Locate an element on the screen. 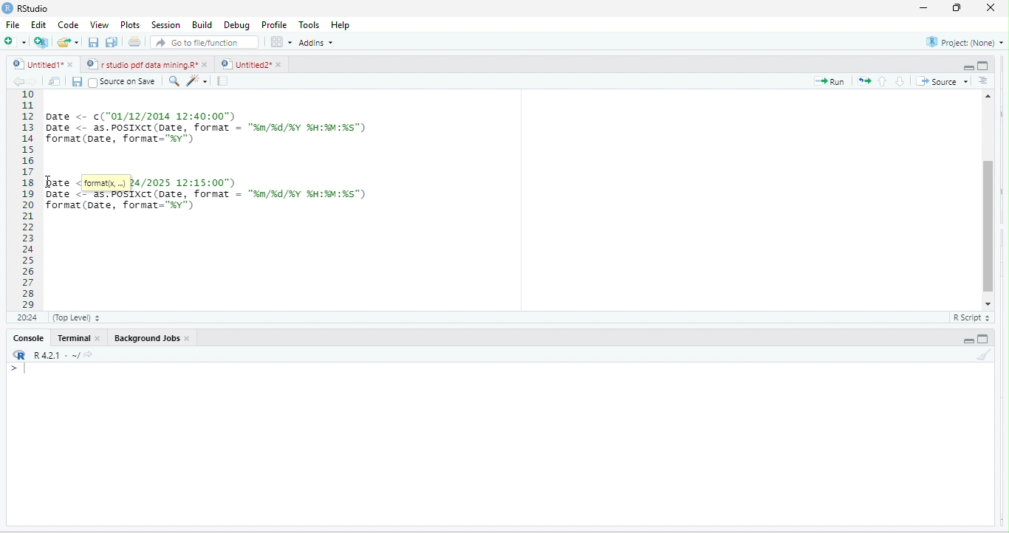  (Top Level)  is located at coordinates (74, 320).